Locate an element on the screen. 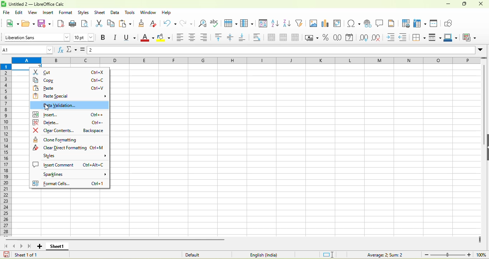  merge is located at coordinates (285, 38).